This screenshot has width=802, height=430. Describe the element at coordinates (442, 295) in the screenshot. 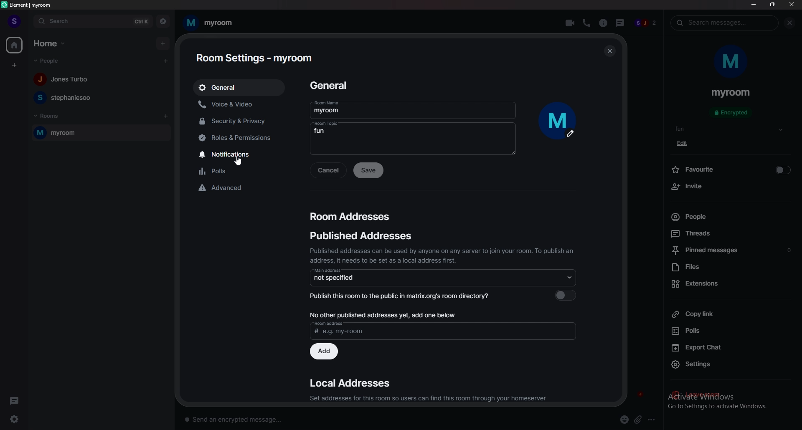

I see `publish this room` at that location.